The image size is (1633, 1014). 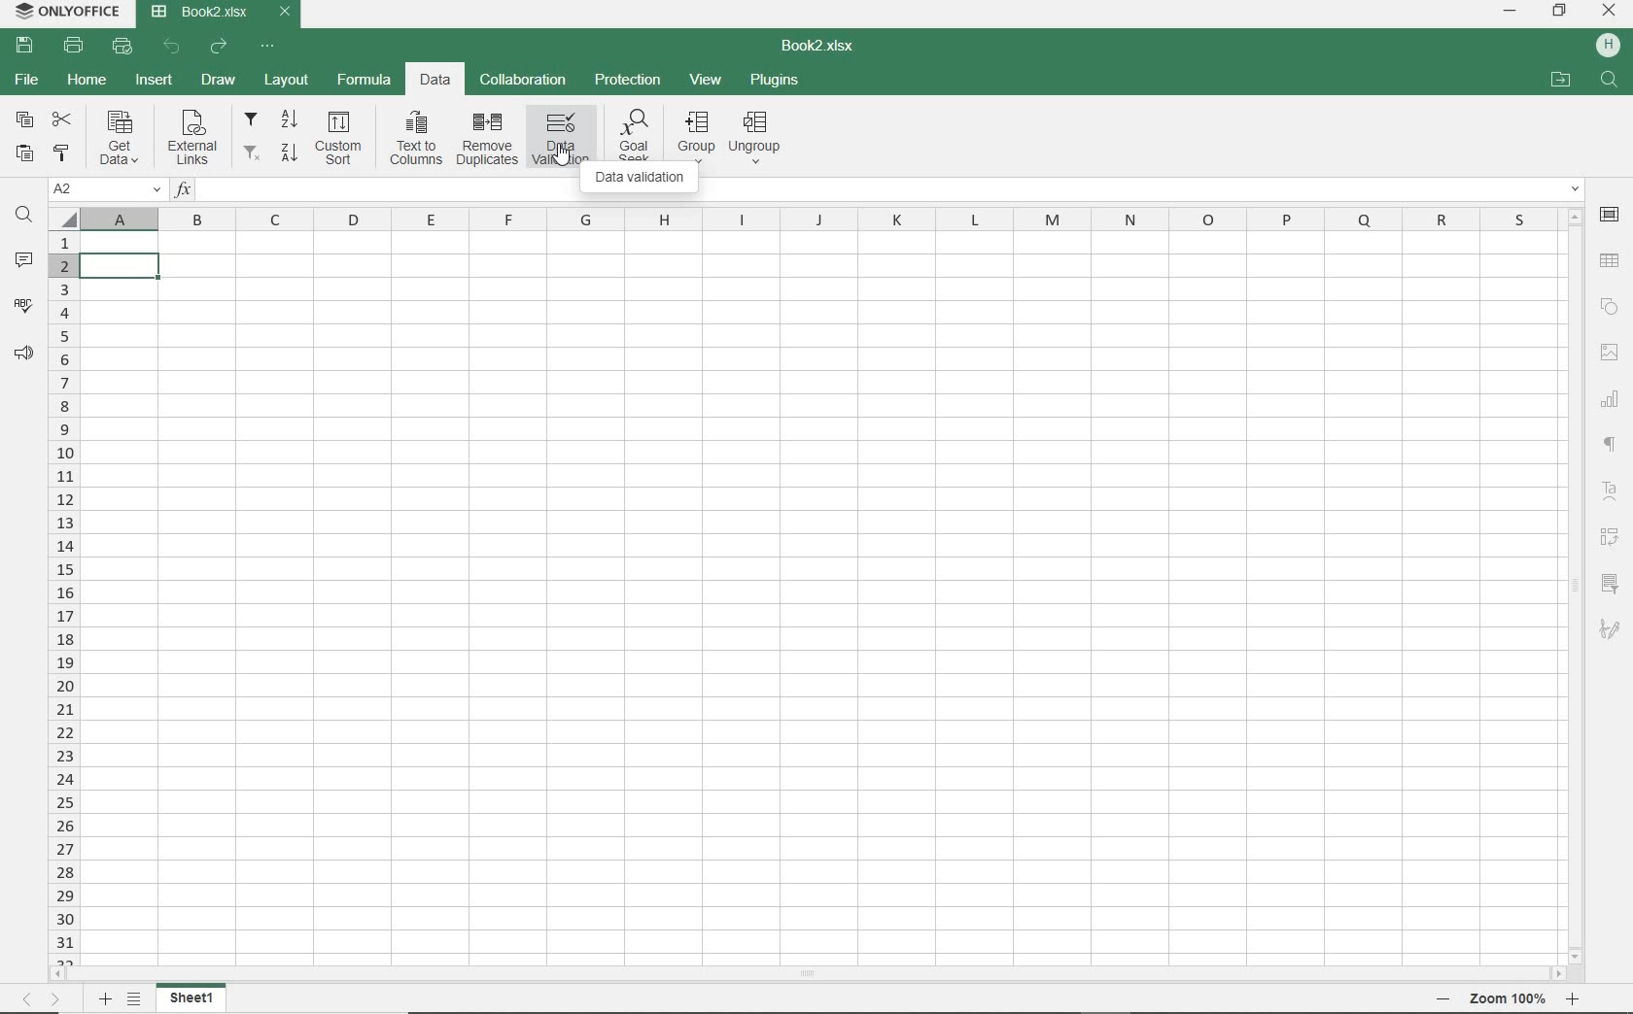 I want to click on FILE, so click(x=27, y=80).